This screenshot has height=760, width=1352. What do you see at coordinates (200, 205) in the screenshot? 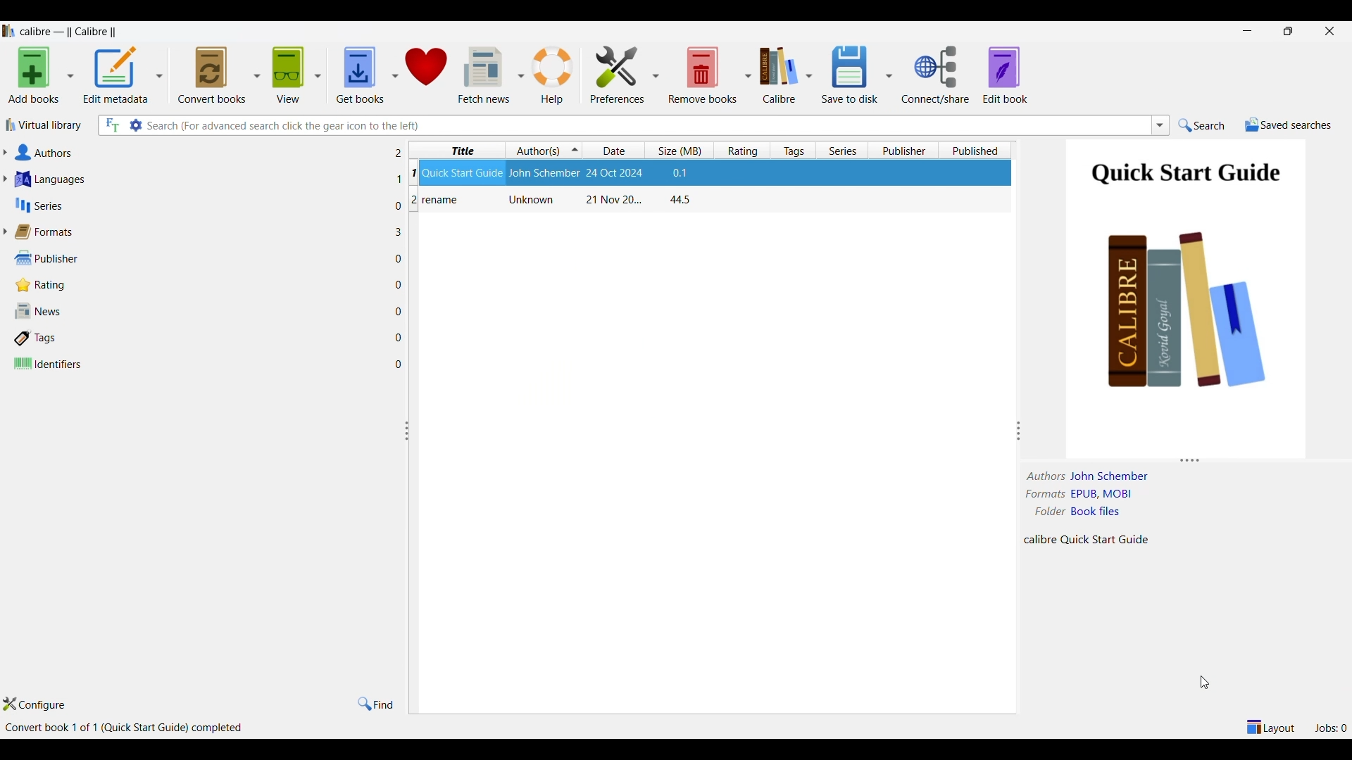
I see `Series` at bounding box center [200, 205].